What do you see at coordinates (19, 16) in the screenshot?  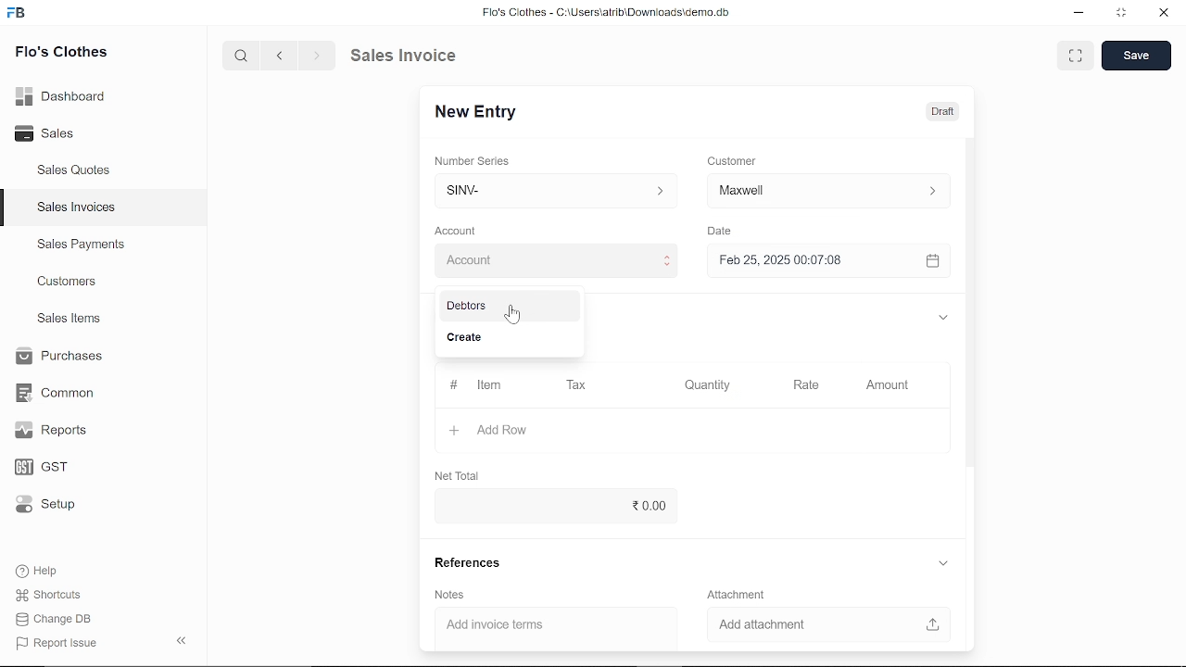 I see `frappe books logo` at bounding box center [19, 16].